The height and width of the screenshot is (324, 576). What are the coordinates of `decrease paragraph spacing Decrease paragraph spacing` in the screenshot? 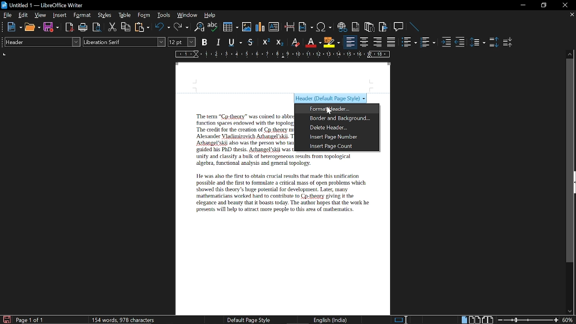 It's located at (508, 42).